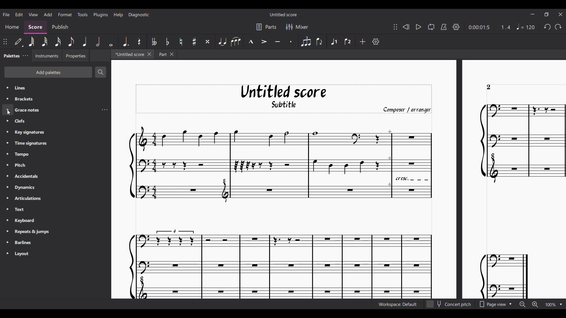 The image size is (566, 318). What do you see at coordinates (535, 304) in the screenshot?
I see `Zoom in` at bounding box center [535, 304].